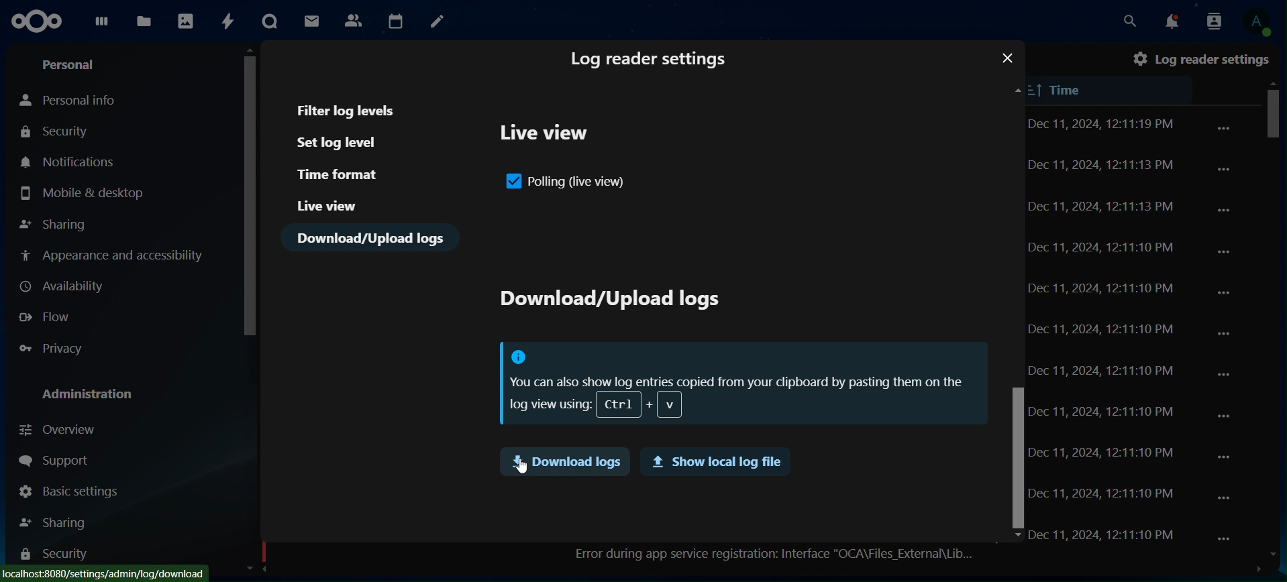 The image size is (1287, 582). Describe the element at coordinates (82, 193) in the screenshot. I see `mobile & desktop` at that location.